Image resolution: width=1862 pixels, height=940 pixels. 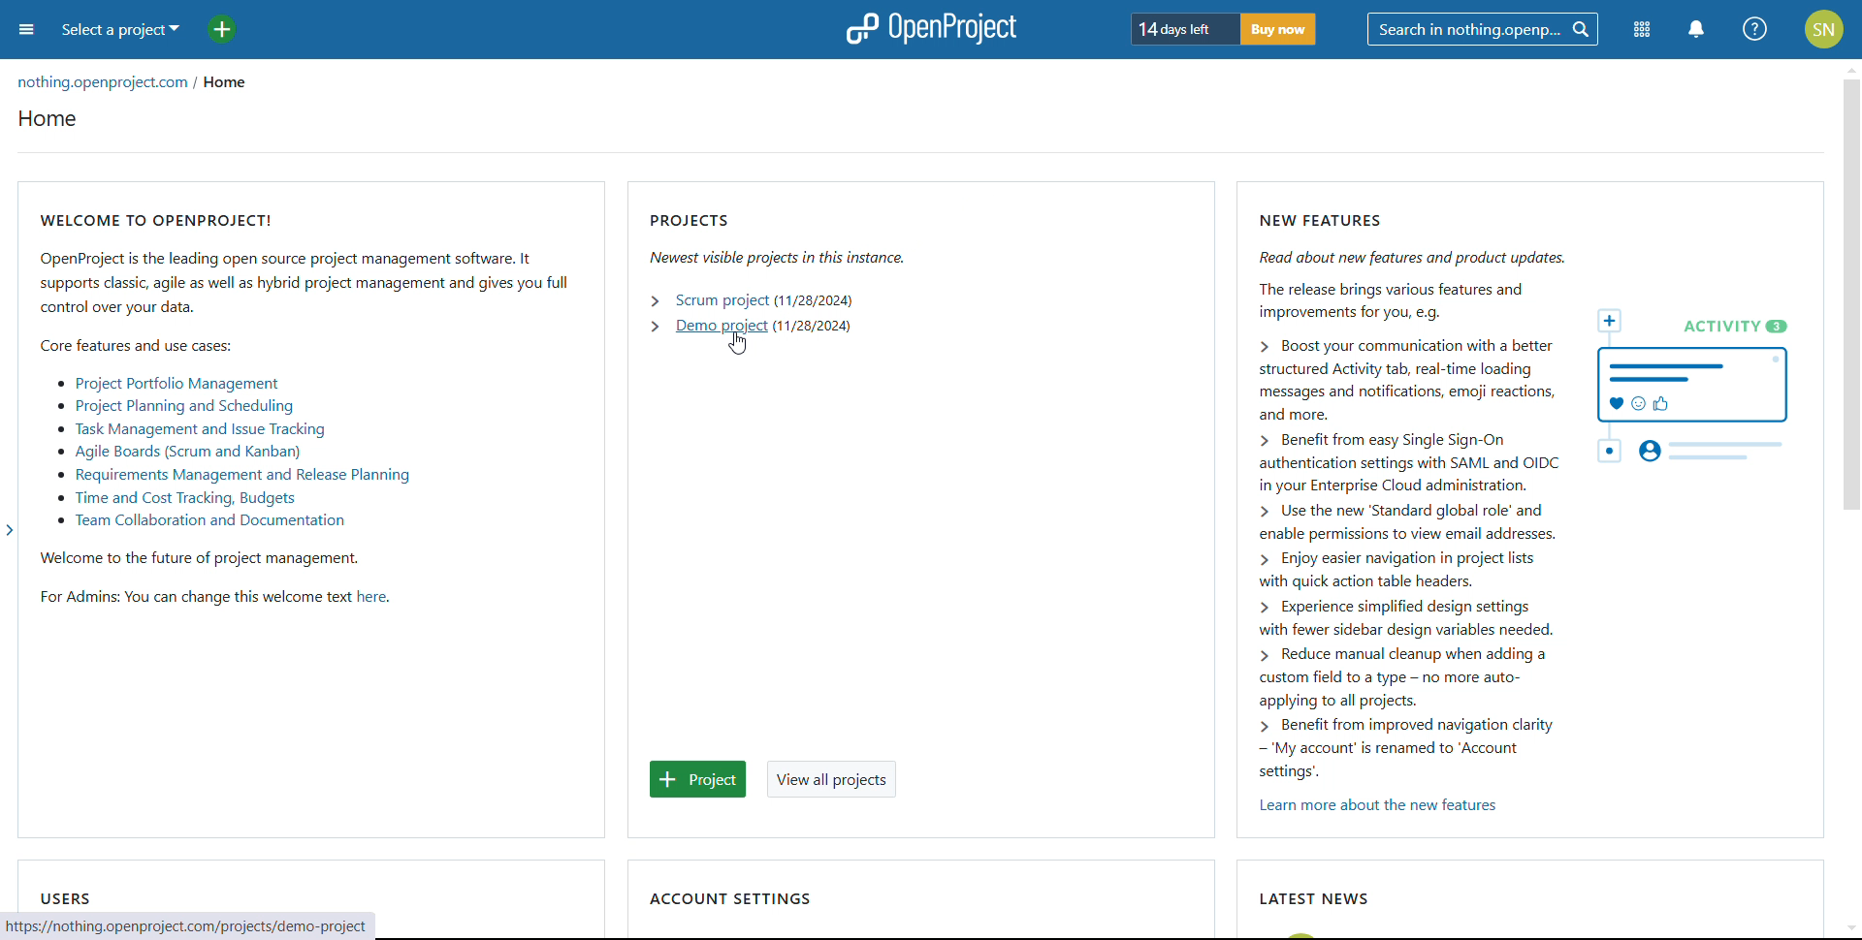 I want to click on home, so click(x=48, y=118).